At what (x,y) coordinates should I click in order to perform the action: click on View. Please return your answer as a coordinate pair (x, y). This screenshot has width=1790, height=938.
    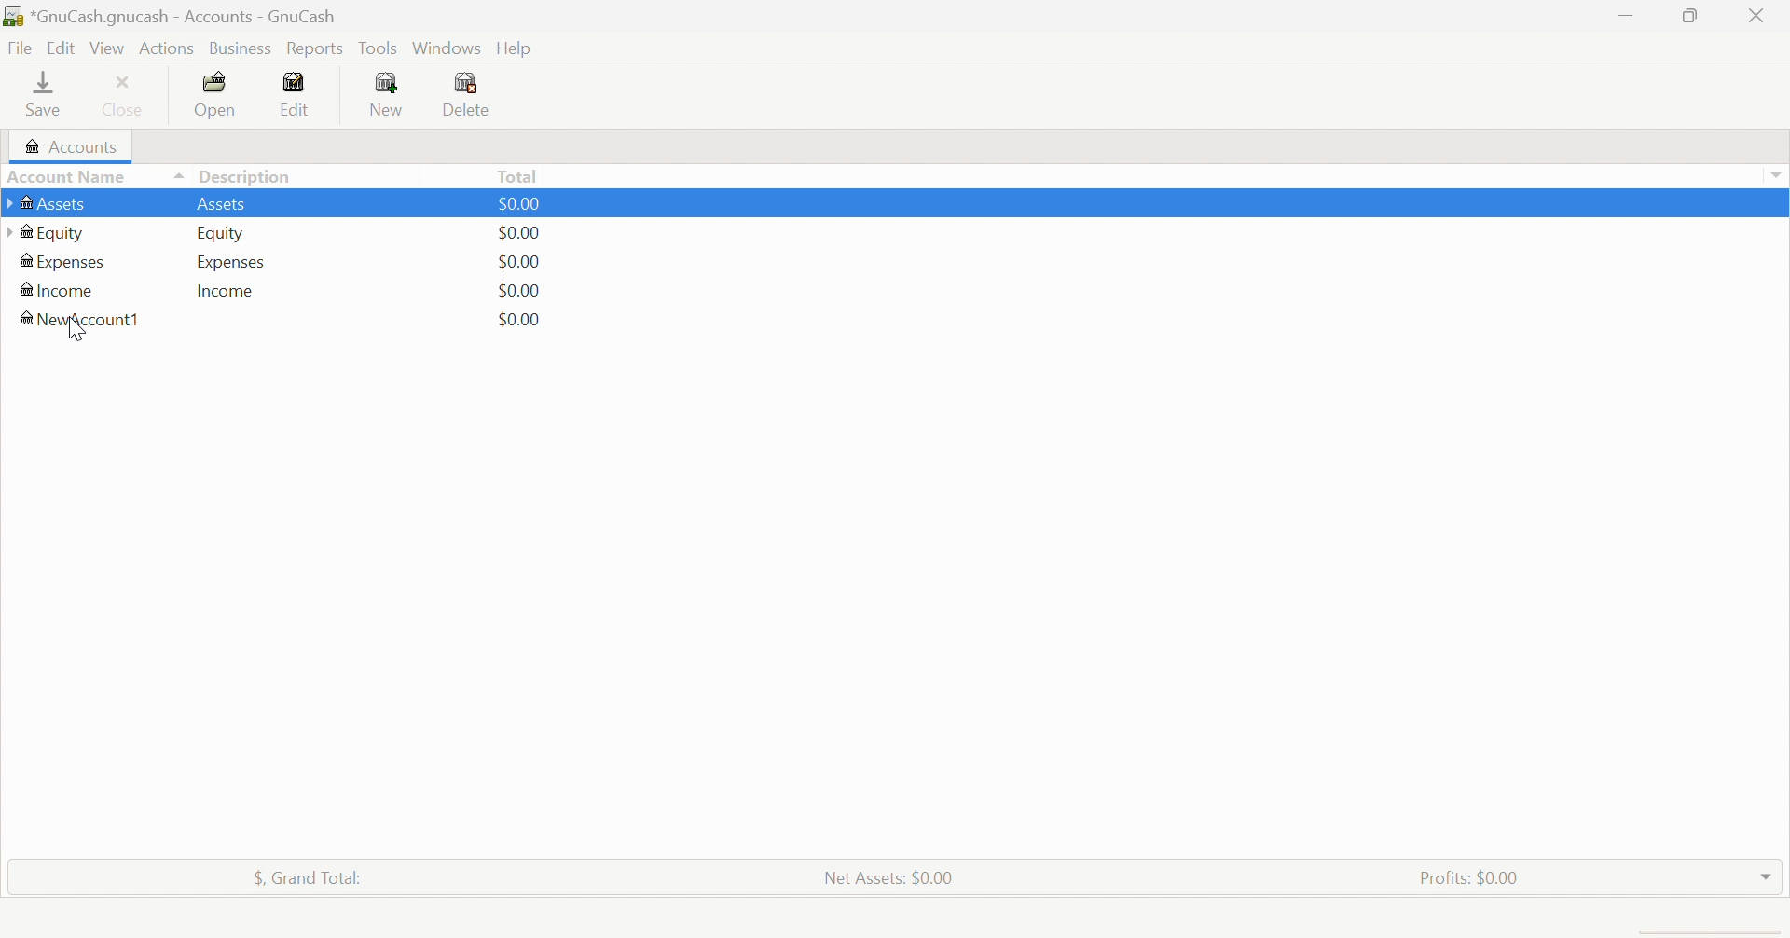
    Looking at the image, I should click on (107, 47).